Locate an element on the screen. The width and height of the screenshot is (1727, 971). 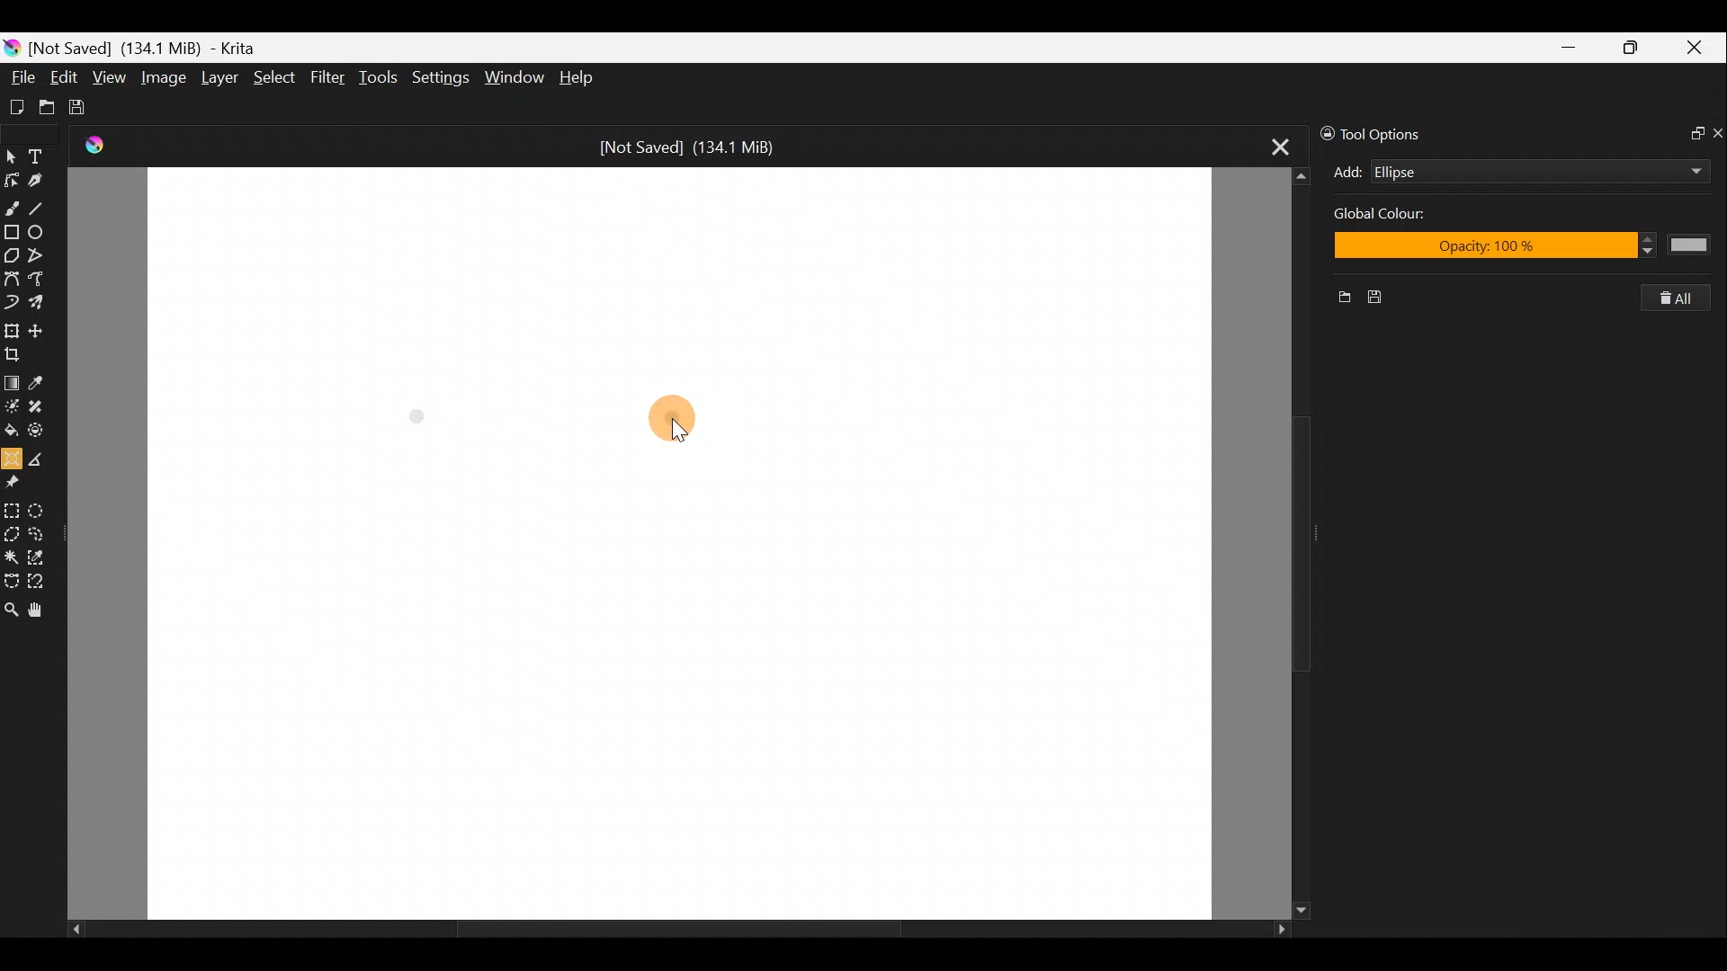
Close is located at coordinates (1698, 49).